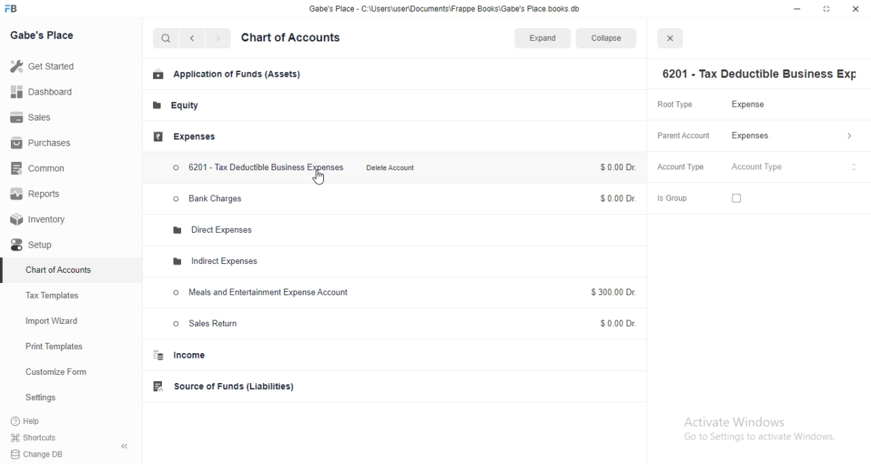  I want to click on Delete Account, so click(393, 168).